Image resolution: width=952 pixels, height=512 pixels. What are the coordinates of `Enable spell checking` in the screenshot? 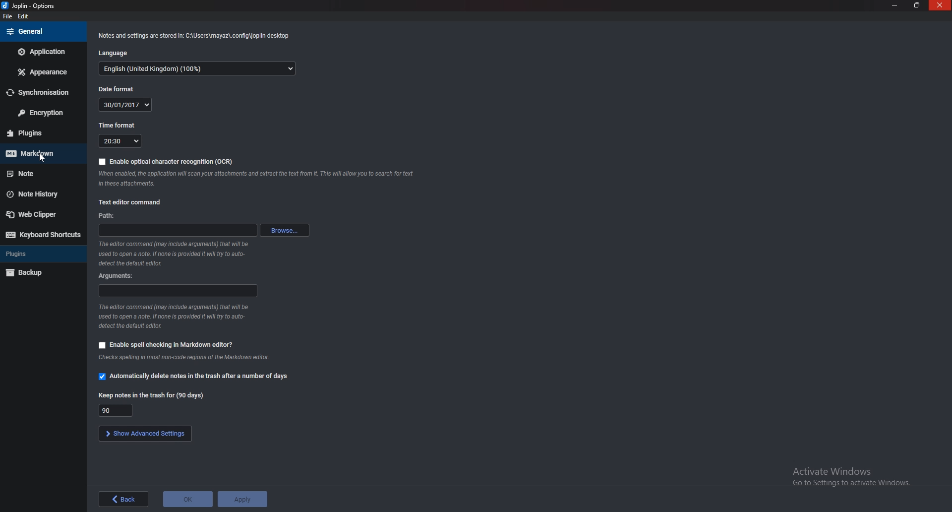 It's located at (167, 344).